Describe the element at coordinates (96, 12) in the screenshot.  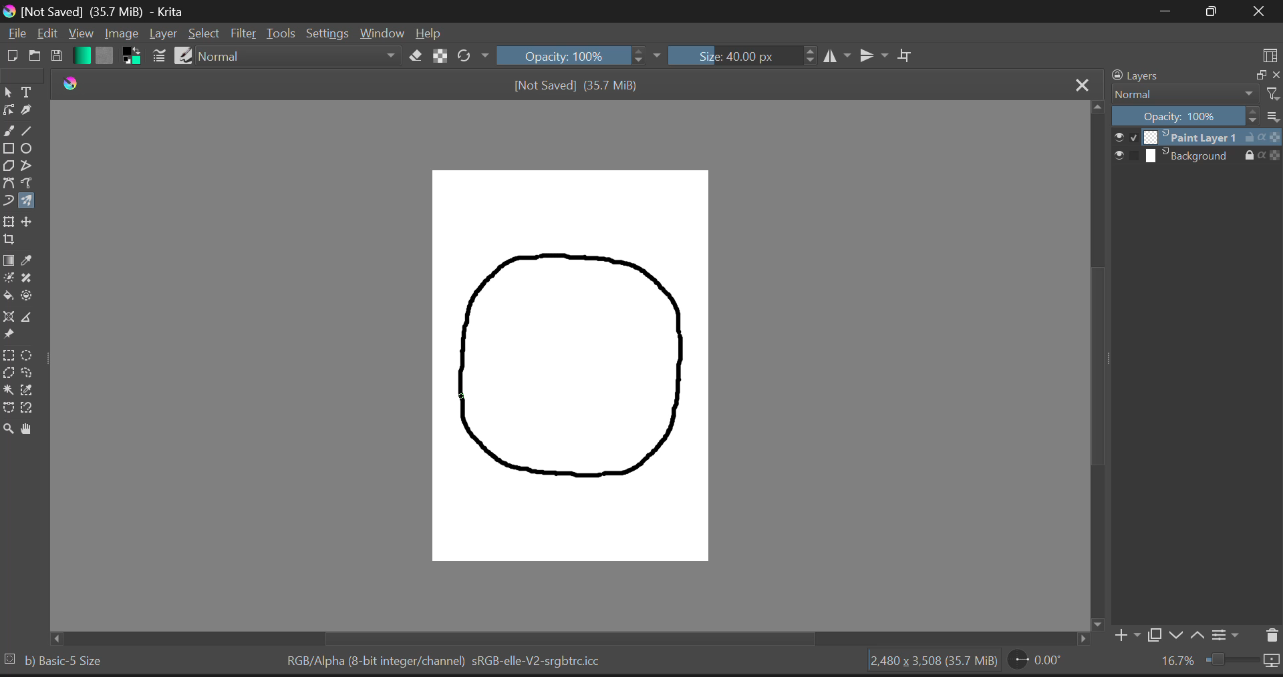
I see `[Not Saved] (35.7 MiB) - Krita` at that location.